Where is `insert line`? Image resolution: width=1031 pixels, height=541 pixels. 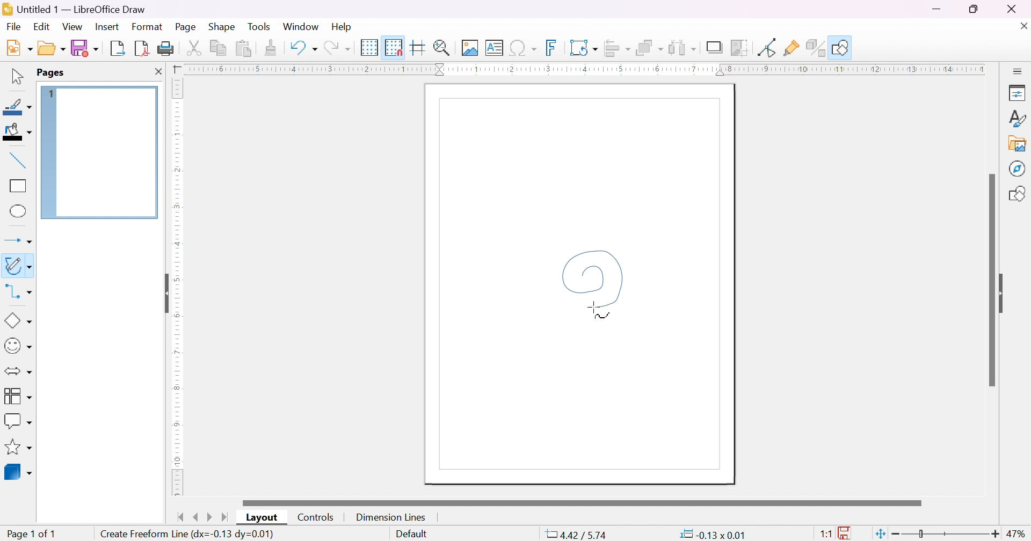
insert line is located at coordinates (18, 160).